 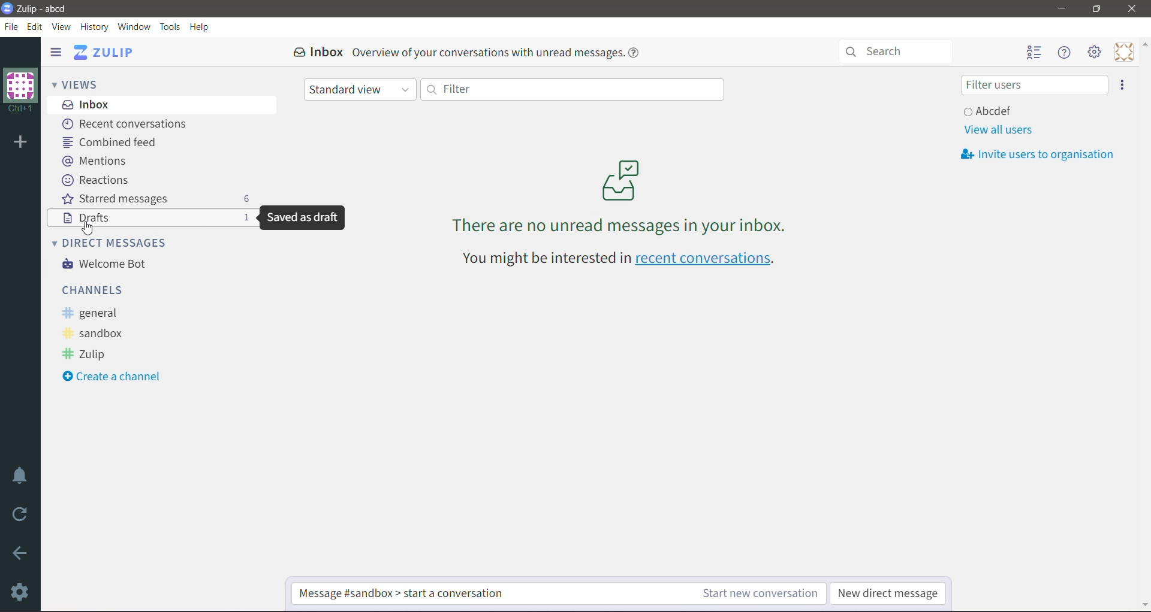 What do you see at coordinates (1095, 52) in the screenshot?
I see `Main Menu` at bounding box center [1095, 52].